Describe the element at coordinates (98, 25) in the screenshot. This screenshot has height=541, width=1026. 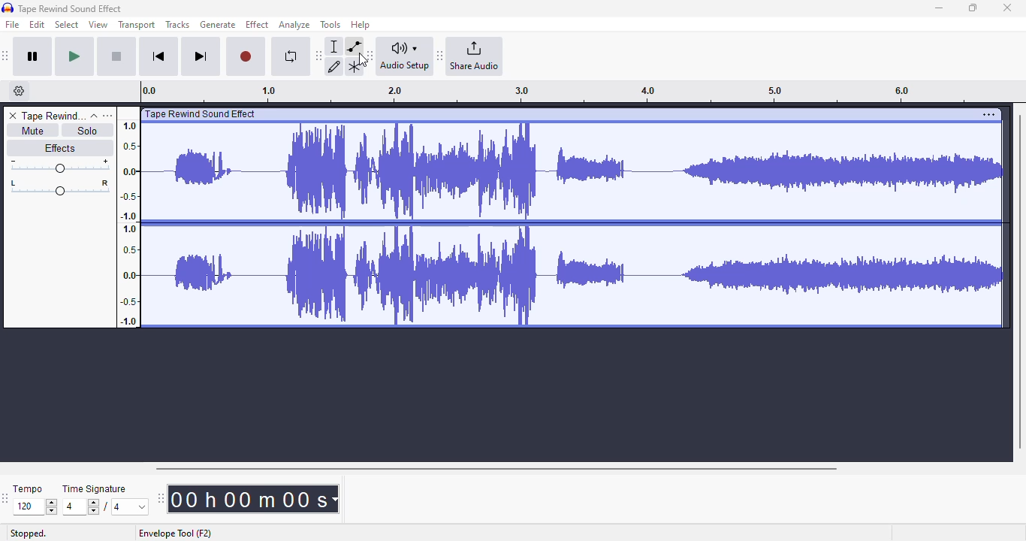
I see `view` at that location.